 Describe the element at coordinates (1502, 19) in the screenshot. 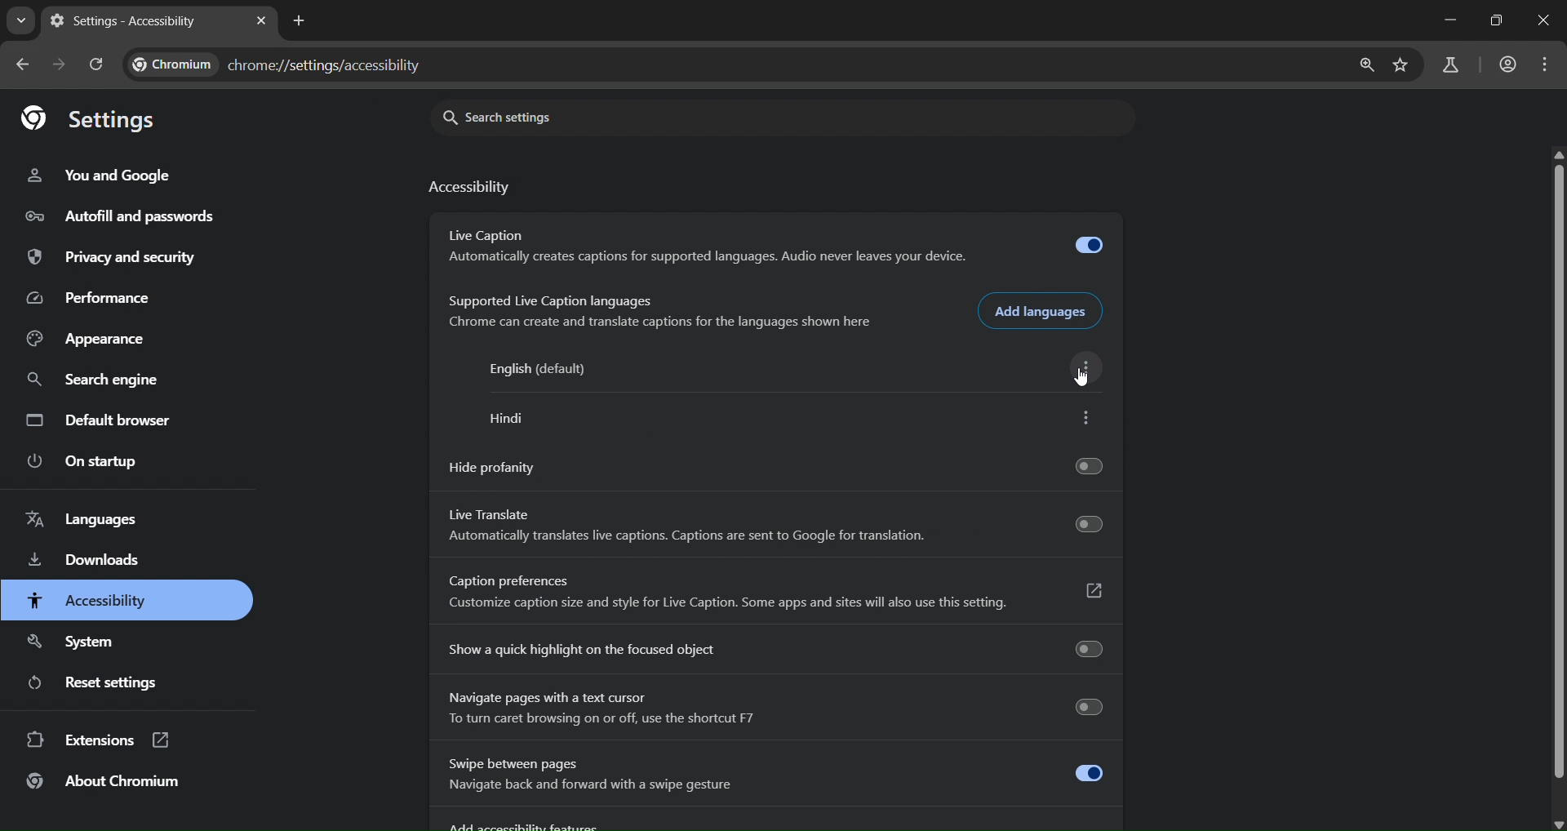

I see `restore down` at that location.